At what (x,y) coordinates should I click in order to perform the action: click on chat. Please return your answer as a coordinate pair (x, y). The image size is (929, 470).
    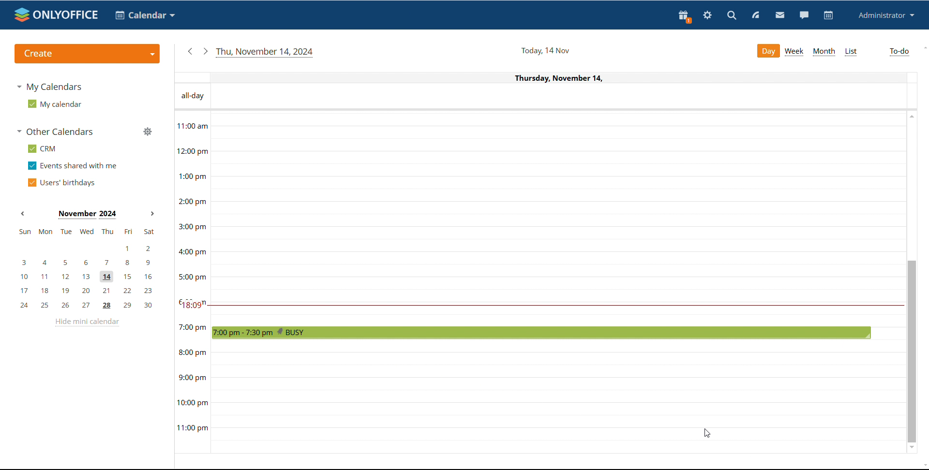
    Looking at the image, I should click on (804, 15).